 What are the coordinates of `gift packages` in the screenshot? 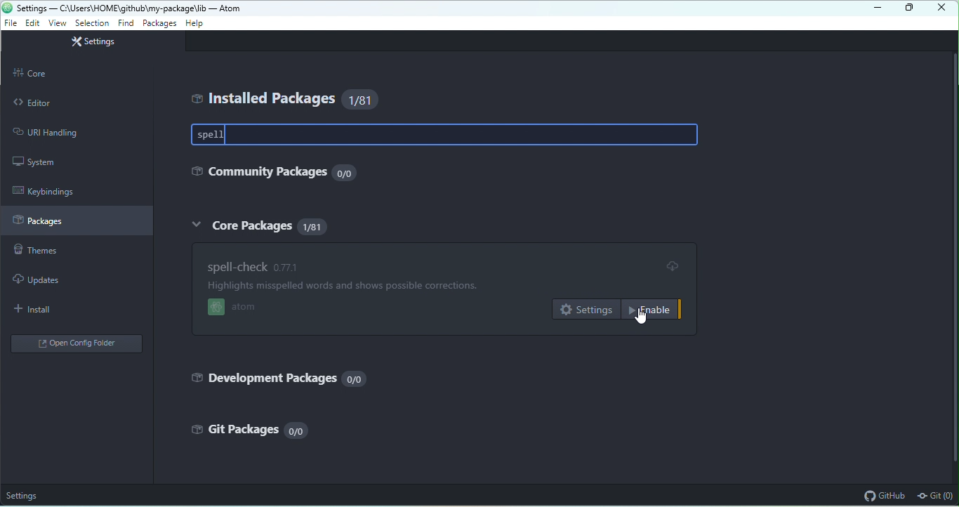 It's located at (235, 430).